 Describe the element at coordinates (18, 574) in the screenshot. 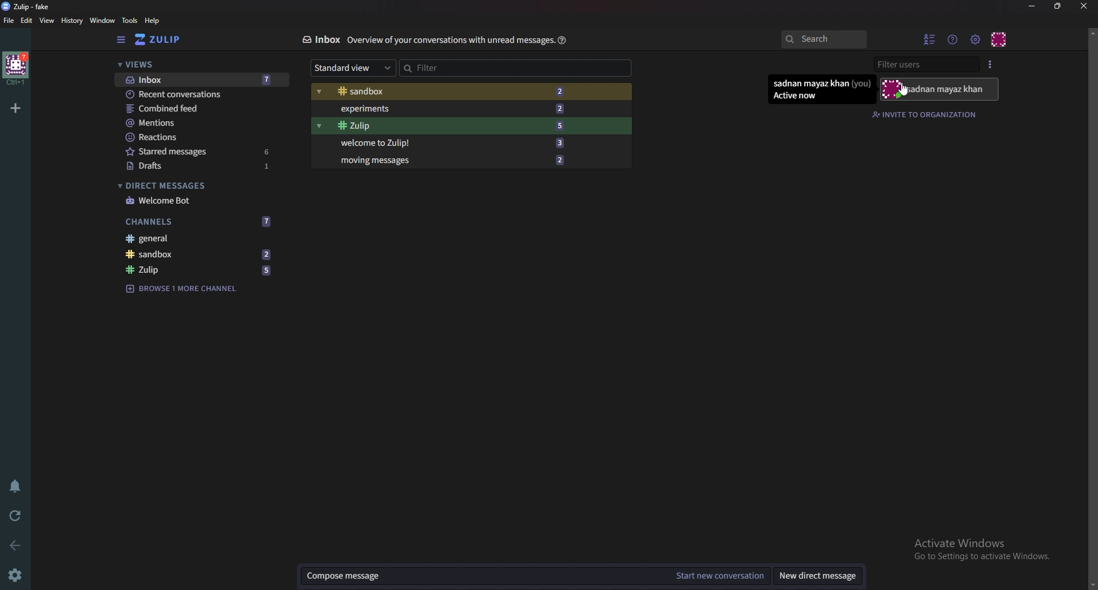

I see `Settings` at that location.